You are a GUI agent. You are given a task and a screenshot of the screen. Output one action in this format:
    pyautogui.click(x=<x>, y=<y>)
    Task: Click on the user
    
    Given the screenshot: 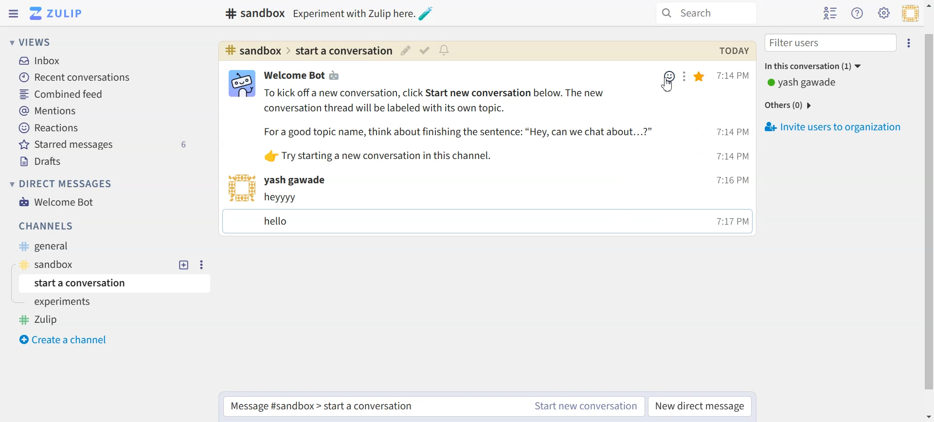 What is the action you would take?
    pyautogui.click(x=298, y=180)
    